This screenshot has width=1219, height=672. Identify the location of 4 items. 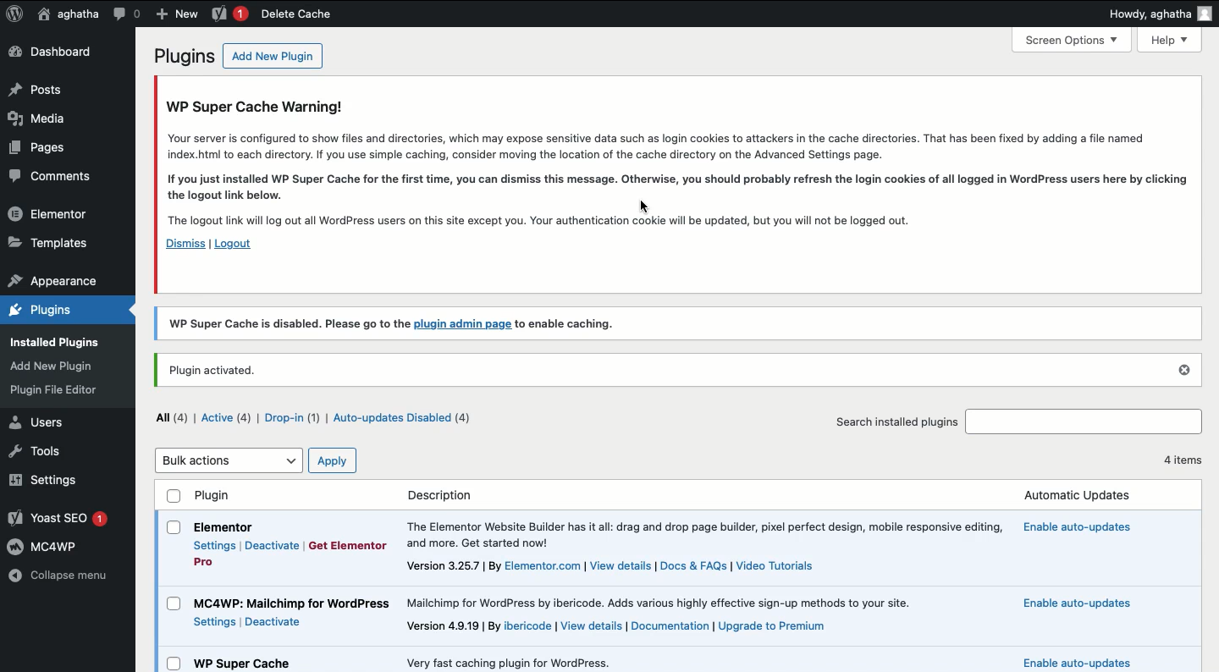
(1177, 462).